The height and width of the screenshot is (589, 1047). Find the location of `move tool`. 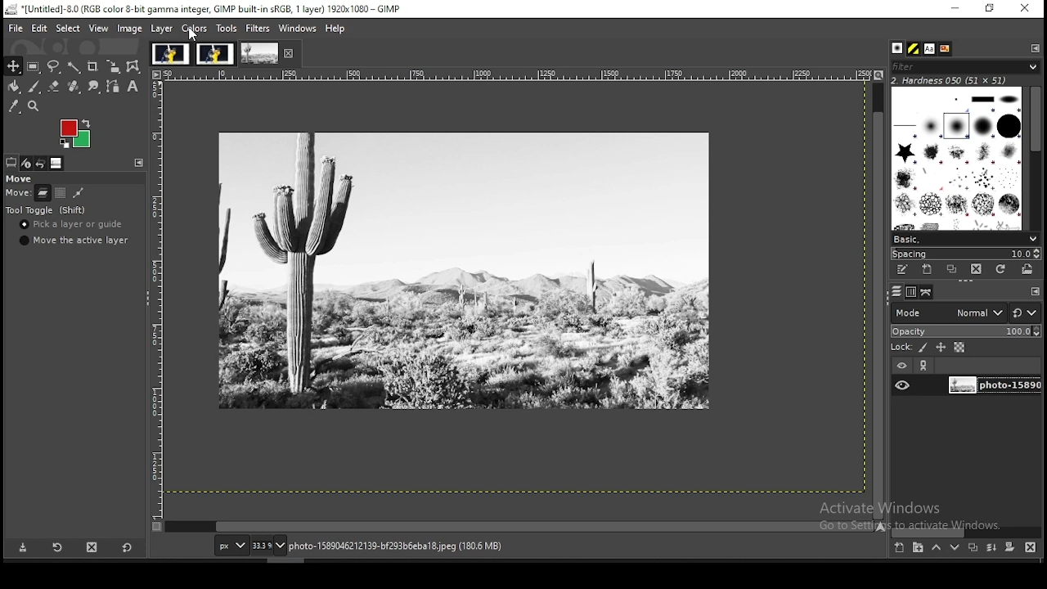

move tool is located at coordinates (12, 65).